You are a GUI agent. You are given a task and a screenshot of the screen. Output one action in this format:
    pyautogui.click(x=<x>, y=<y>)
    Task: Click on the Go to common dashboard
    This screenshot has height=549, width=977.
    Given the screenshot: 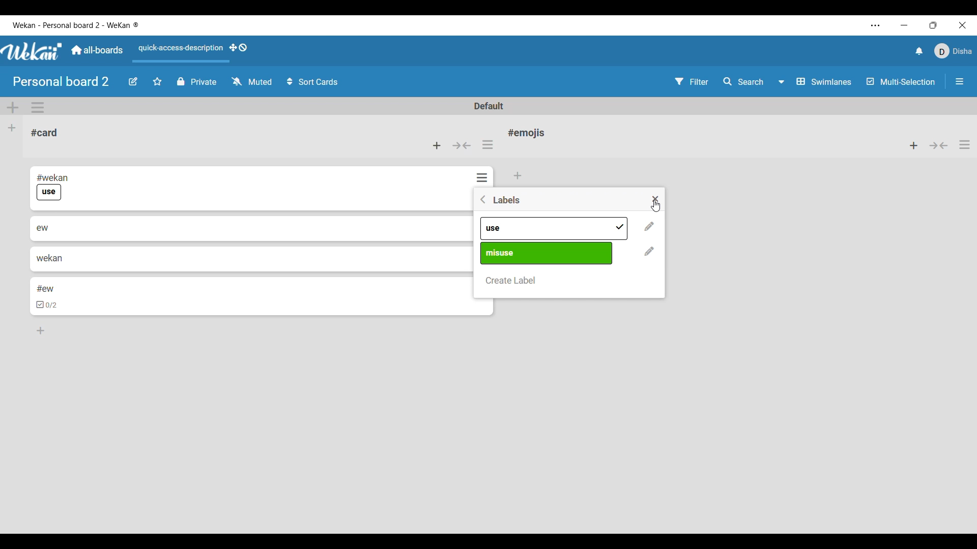 What is the action you would take?
    pyautogui.click(x=97, y=50)
    